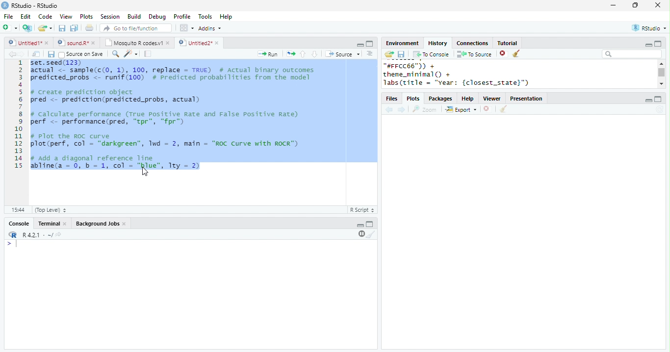 Image resolution: width=670 pixels, height=352 pixels. Describe the element at coordinates (402, 110) in the screenshot. I see `forward` at that location.